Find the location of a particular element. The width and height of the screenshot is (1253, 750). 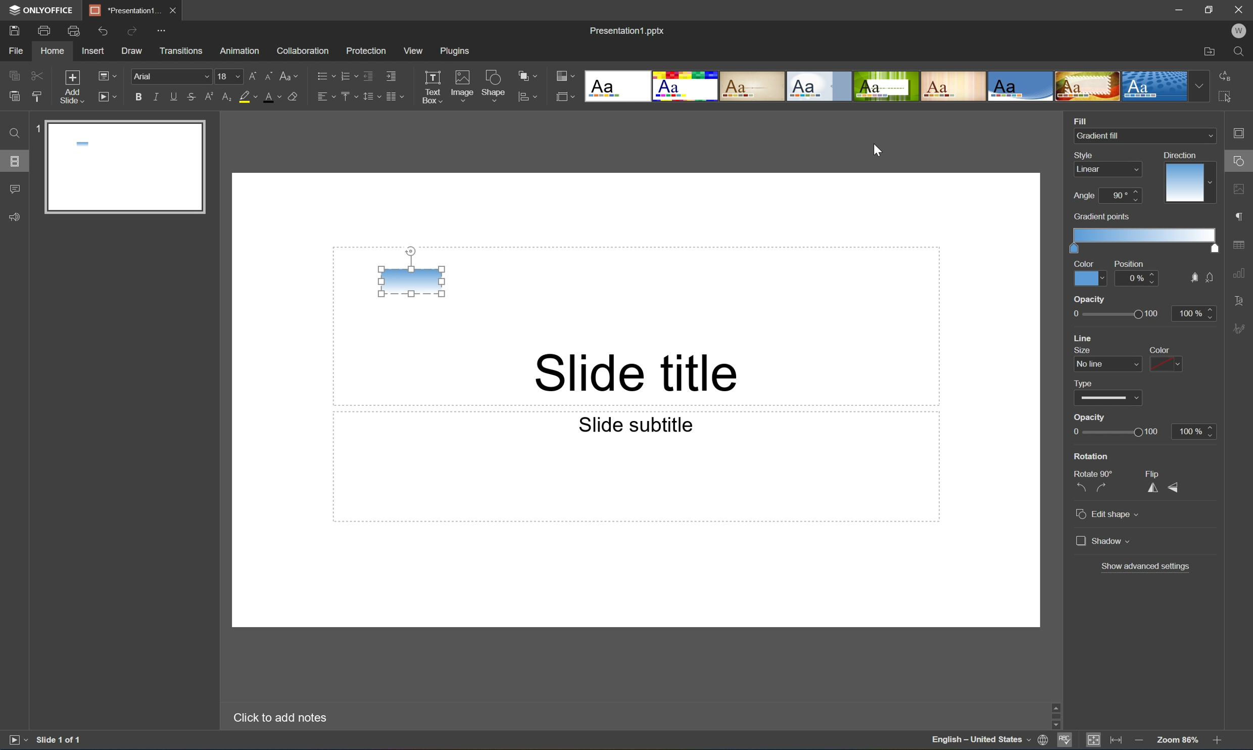

Paste is located at coordinates (12, 97).